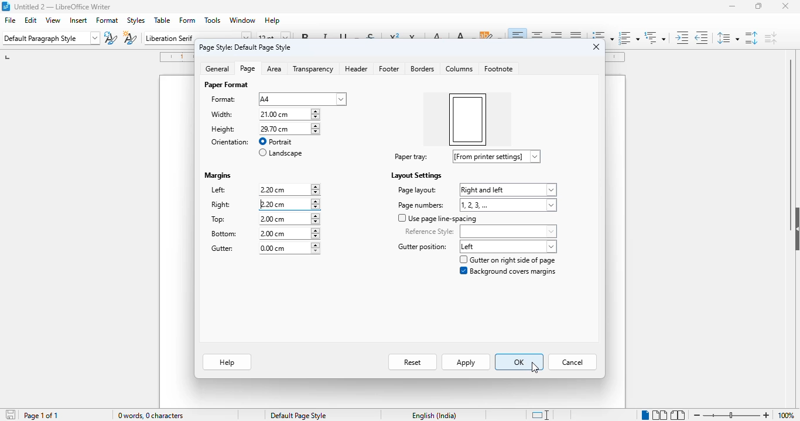  What do you see at coordinates (679, 415) in the screenshot?
I see `book view` at bounding box center [679, 415].